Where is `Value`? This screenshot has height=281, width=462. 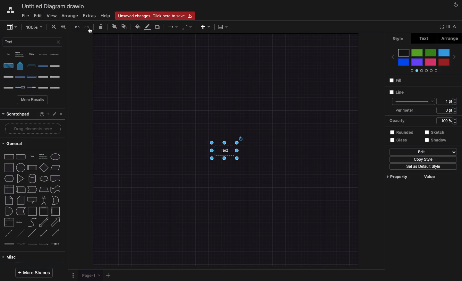 Value is located at coordinates (428, 177).